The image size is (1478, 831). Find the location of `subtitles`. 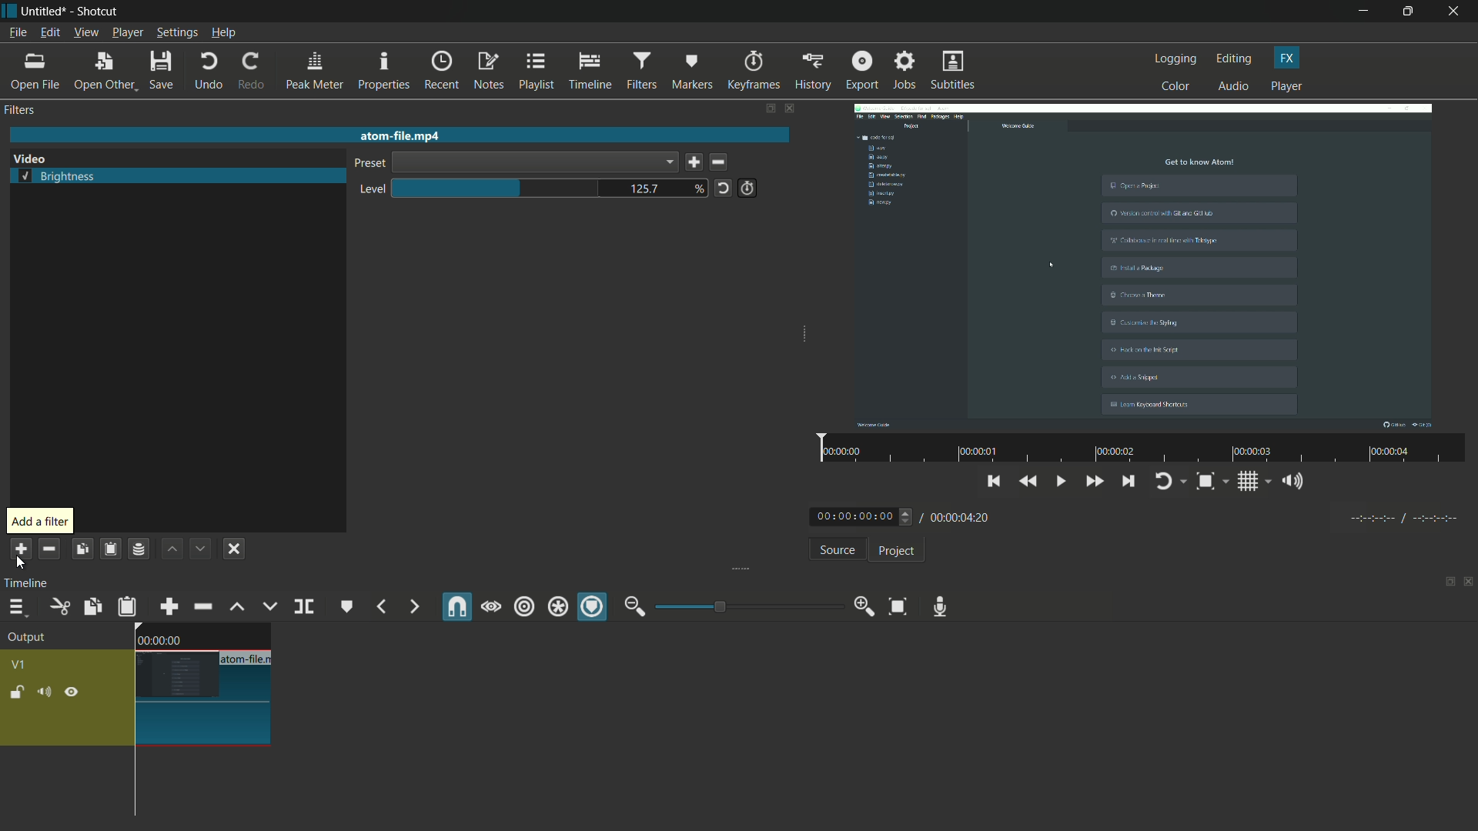

subtitles is located at coordinates (955, 72).